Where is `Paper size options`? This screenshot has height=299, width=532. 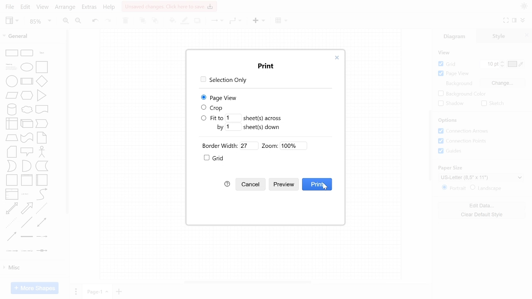 Paper size options is located at coordinates (481, 178).